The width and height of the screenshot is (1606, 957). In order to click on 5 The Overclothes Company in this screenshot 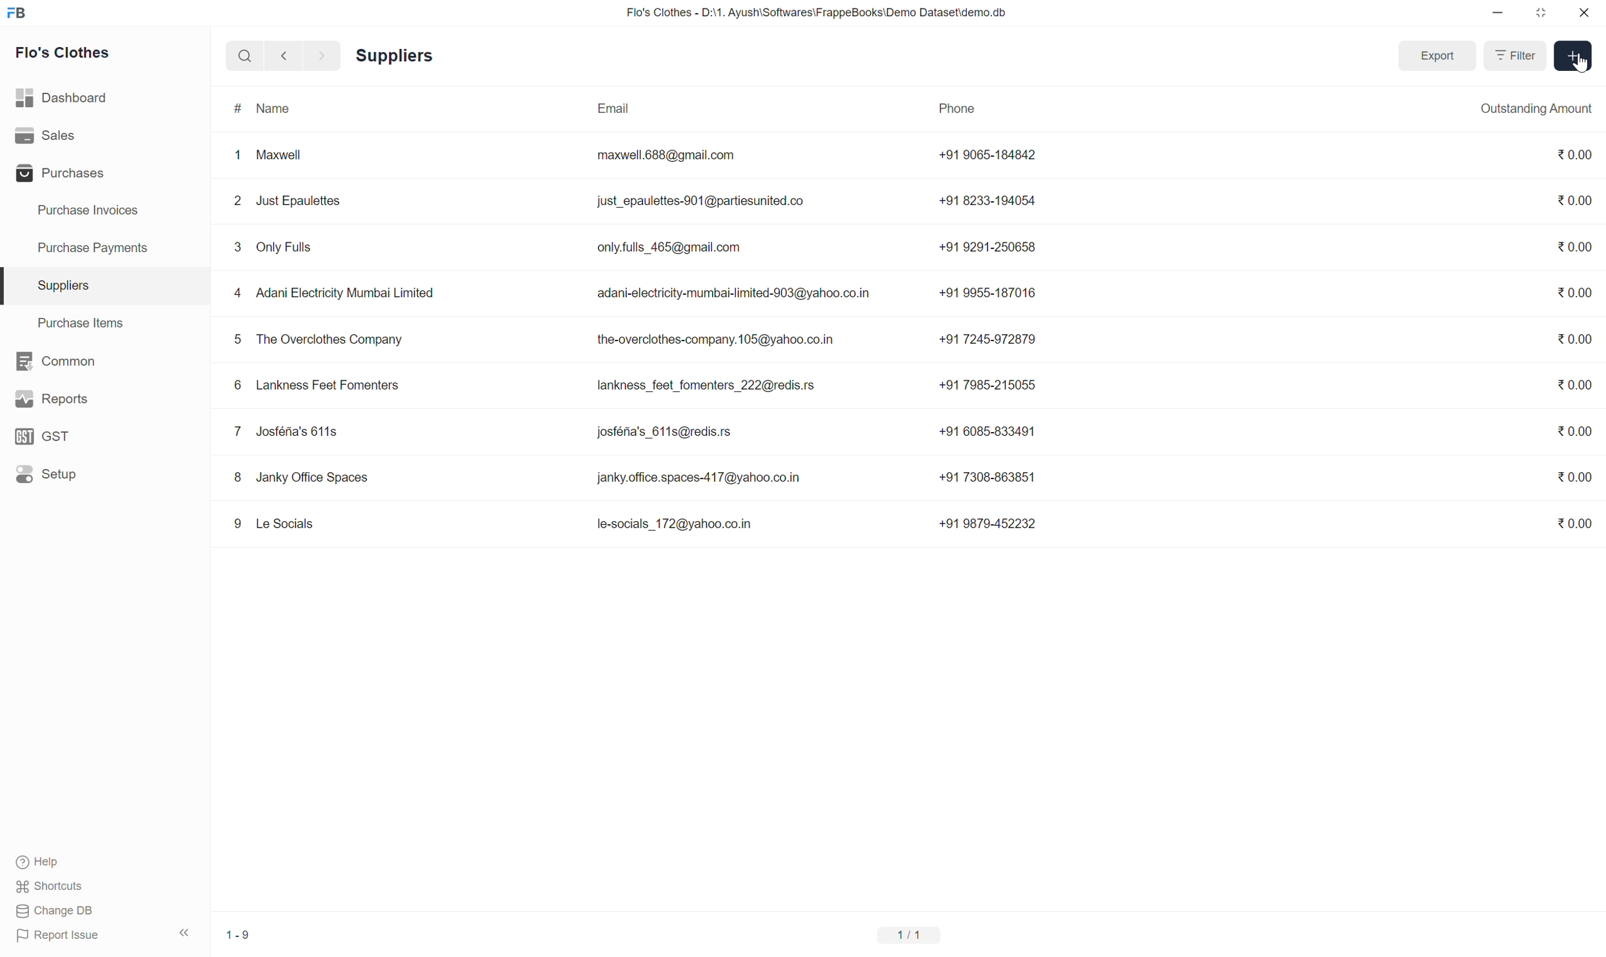, I will do `click(318, 340)`.